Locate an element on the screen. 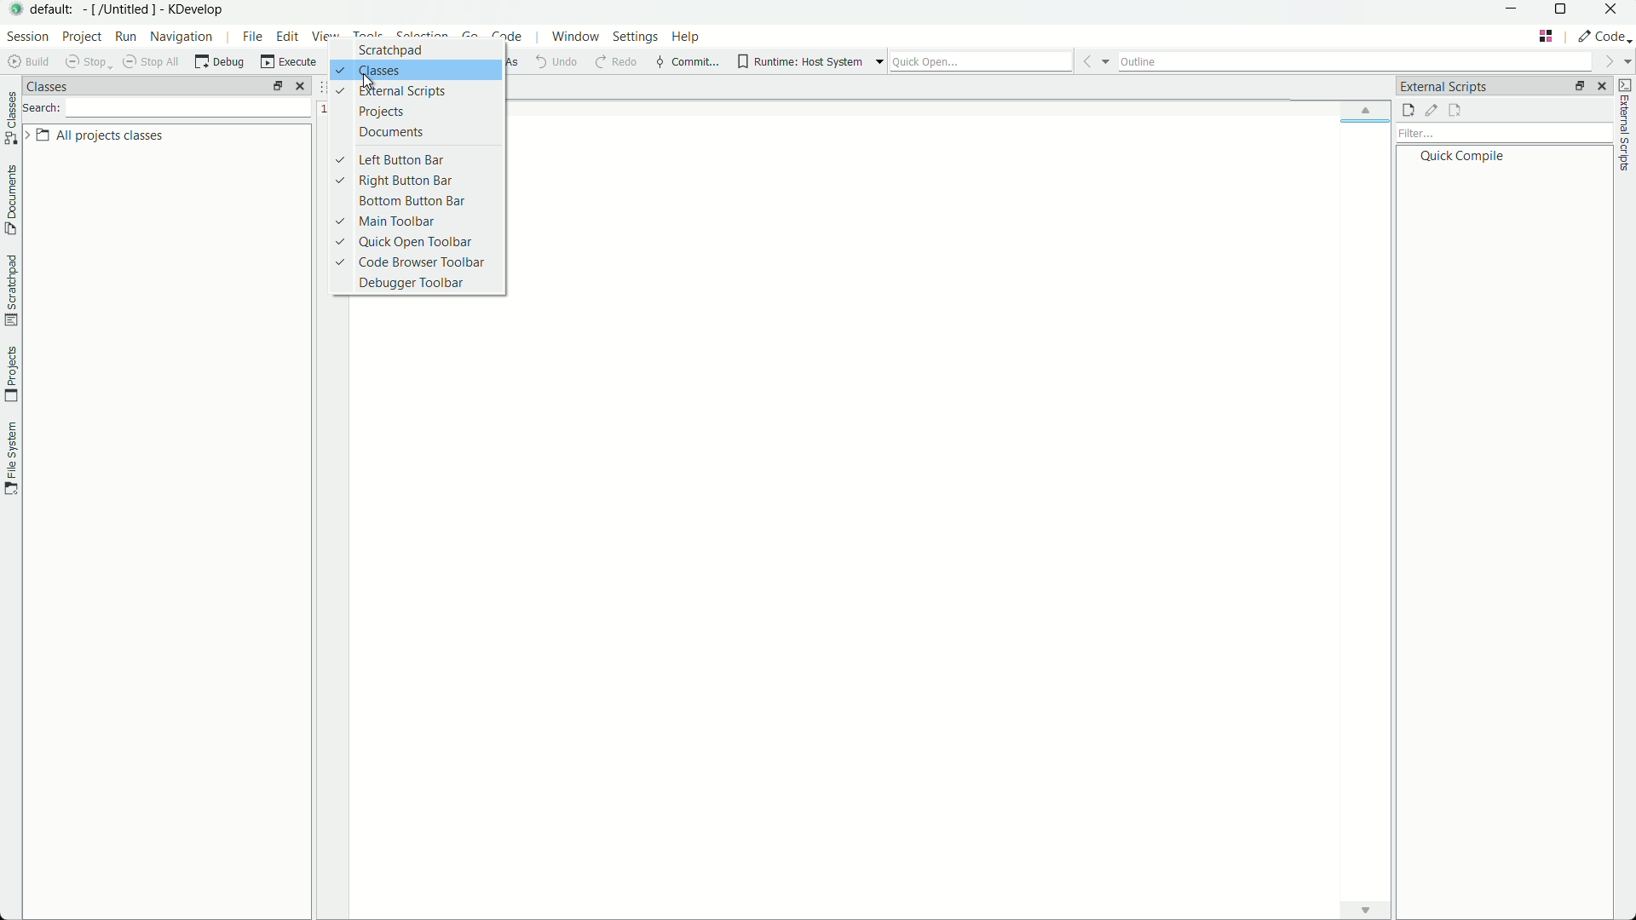 This screenshot has height=920, width=1636. project menu is located at coordinates (79, 37).